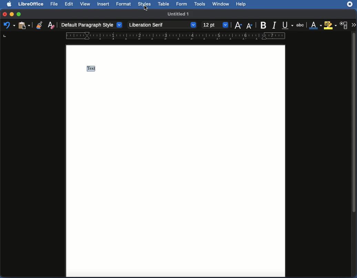  What do you see at coordinates (92, 69) in the screenshot?
I see `Text` at bounding box center [92, 69].